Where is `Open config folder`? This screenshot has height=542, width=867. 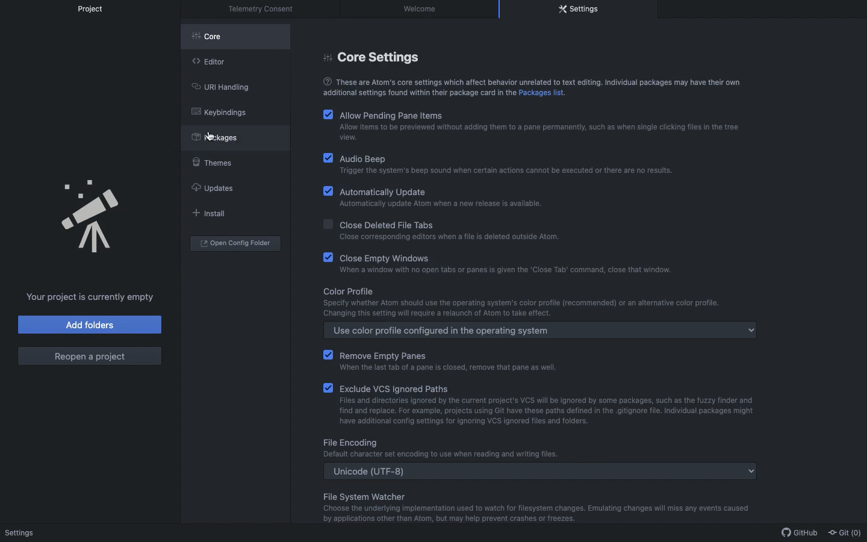 Open config folder is located at coordinates (235, 243).